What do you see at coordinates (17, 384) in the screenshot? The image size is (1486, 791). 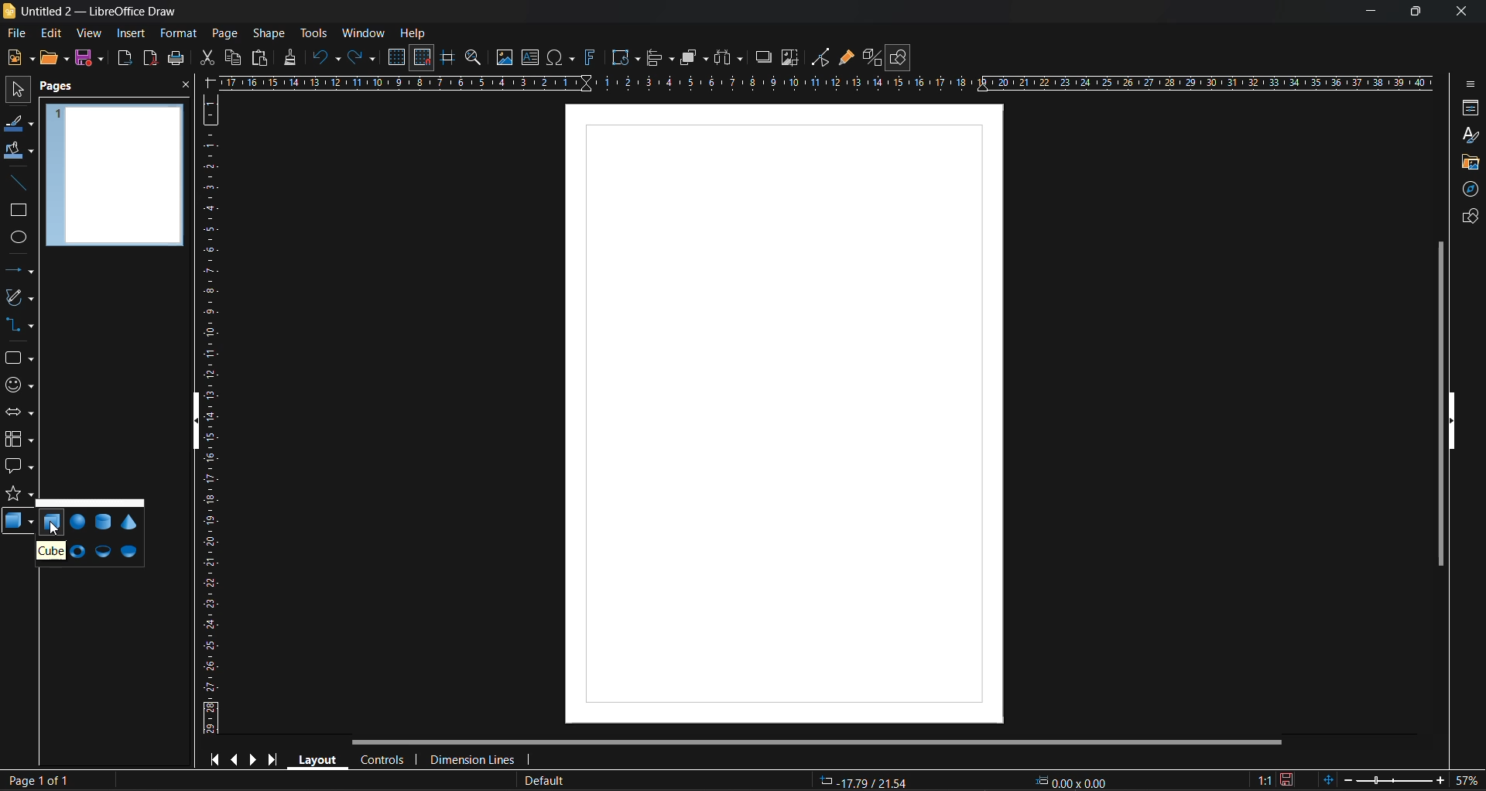 I see `symbols` at bounding box center [17, 384].